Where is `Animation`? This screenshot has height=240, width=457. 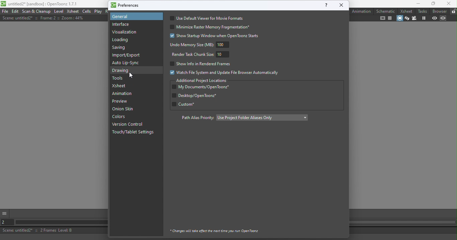
Animation is located at coordinates (123, 94).